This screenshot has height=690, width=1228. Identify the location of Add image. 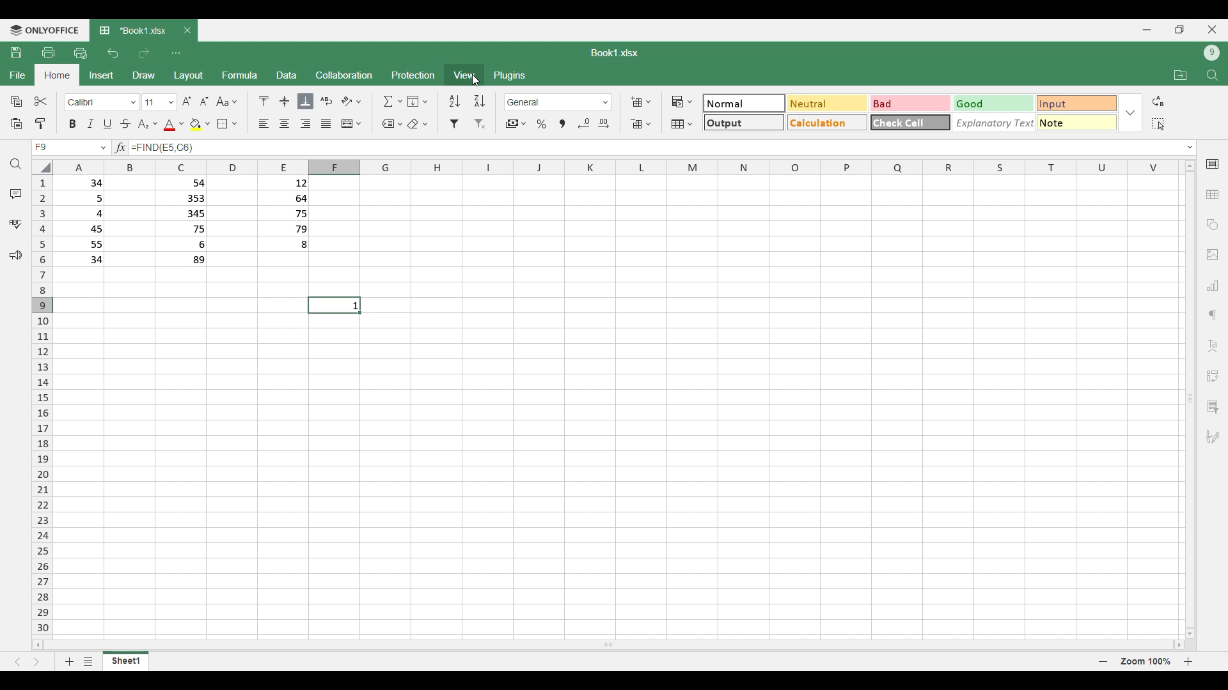
(1213, 255).